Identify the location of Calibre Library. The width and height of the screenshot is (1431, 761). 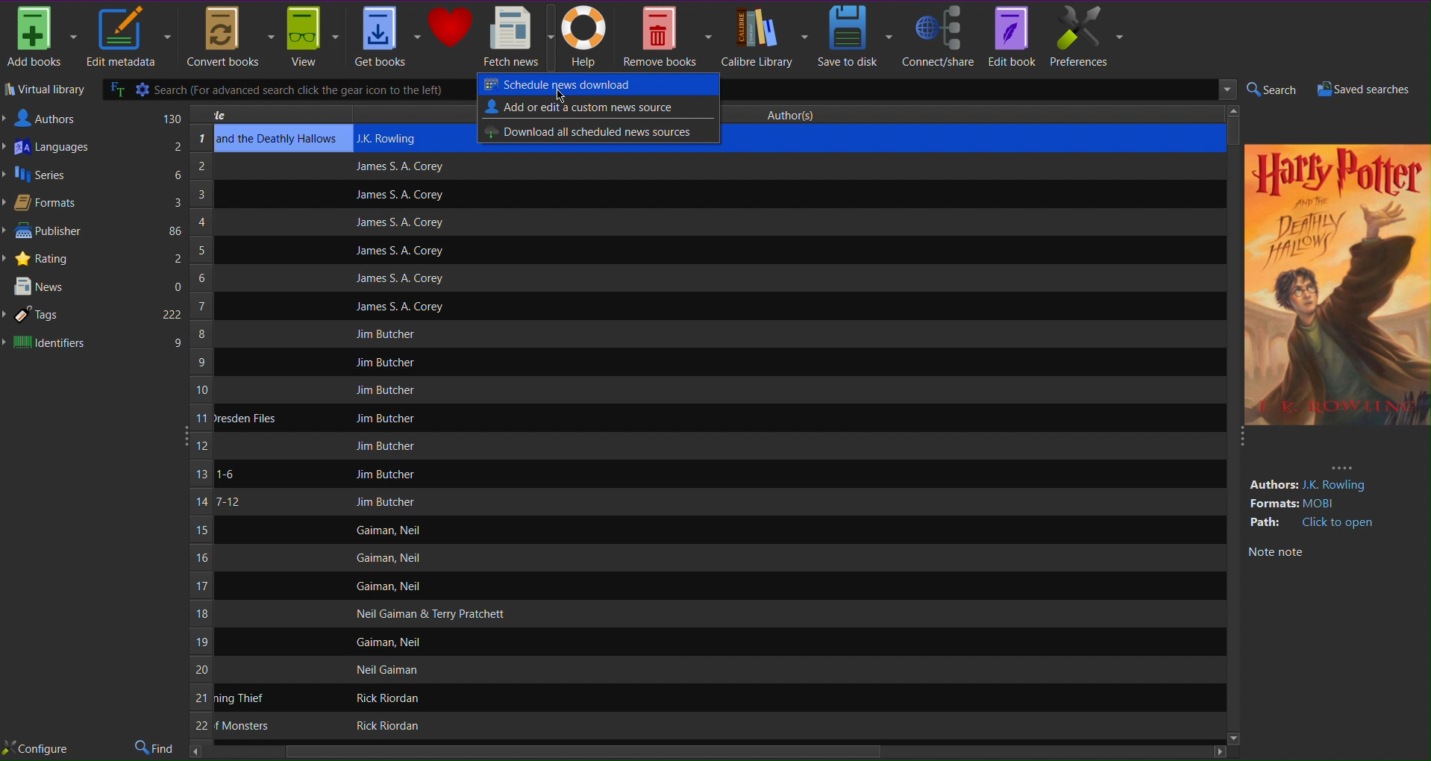
(764, 36).